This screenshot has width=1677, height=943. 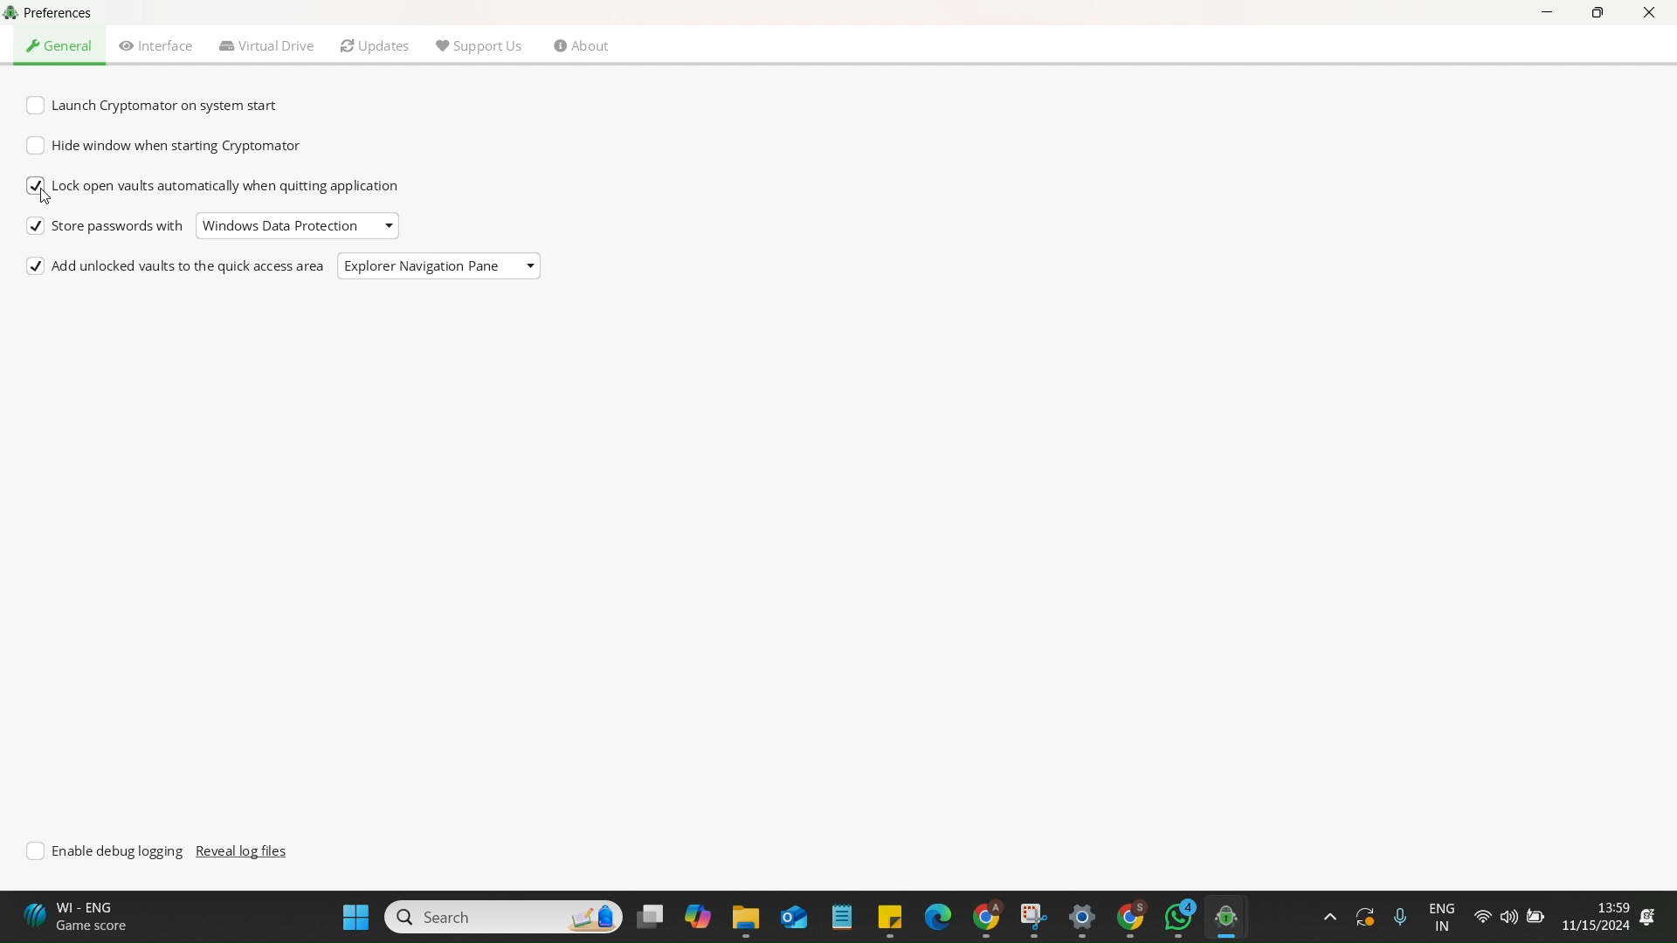 What do you see at coordinates (1649, 14) in the screenshot?
I see `Close` at bounding box center [1649, 14].